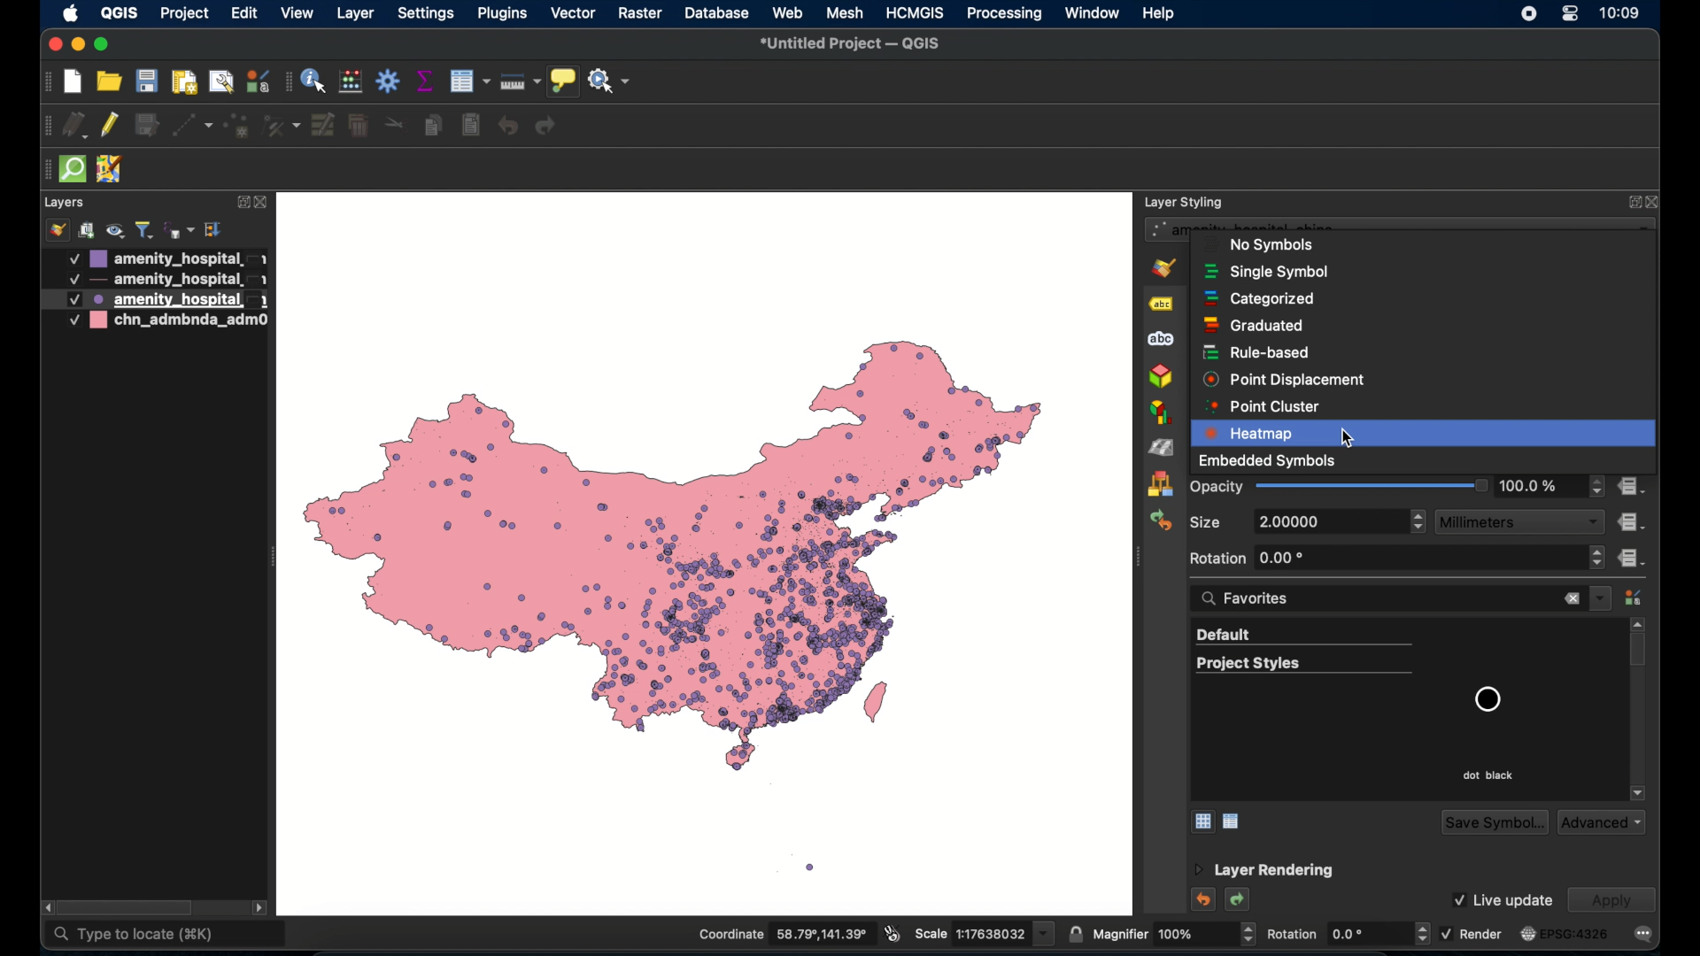  I want to click on shading renderer, so click(1161, 447).